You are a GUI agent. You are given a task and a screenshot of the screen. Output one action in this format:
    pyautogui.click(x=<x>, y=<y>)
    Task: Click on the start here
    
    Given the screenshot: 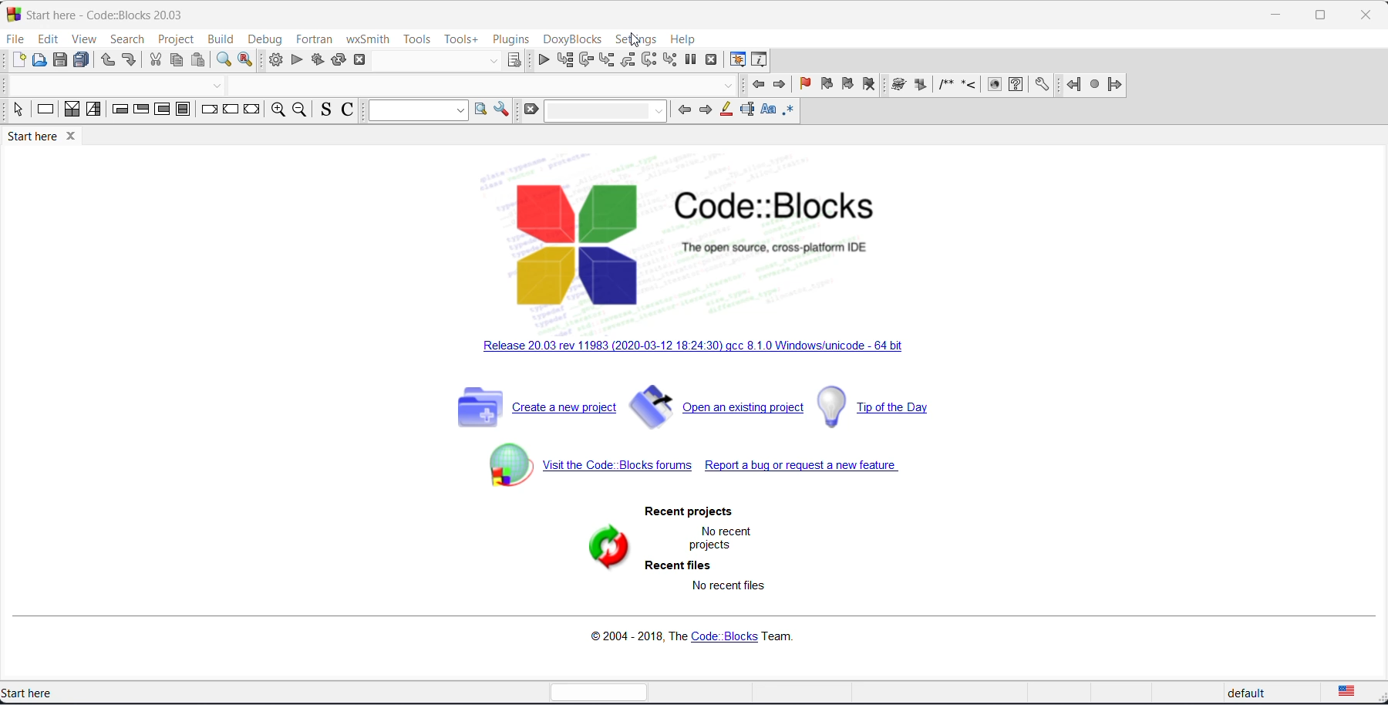 What is the action you would take?
    pyautogui.click(x=34, y=693)
    